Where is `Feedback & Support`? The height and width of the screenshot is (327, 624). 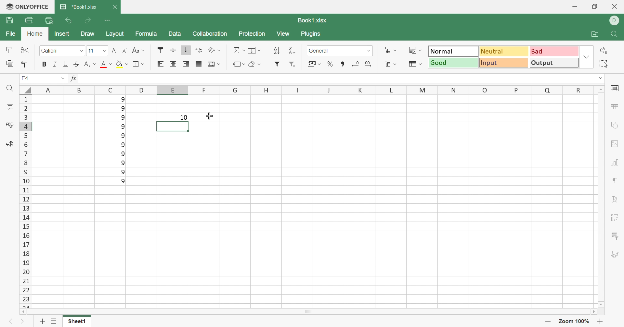
Feedback & Support is located at coordinates (9, 144).